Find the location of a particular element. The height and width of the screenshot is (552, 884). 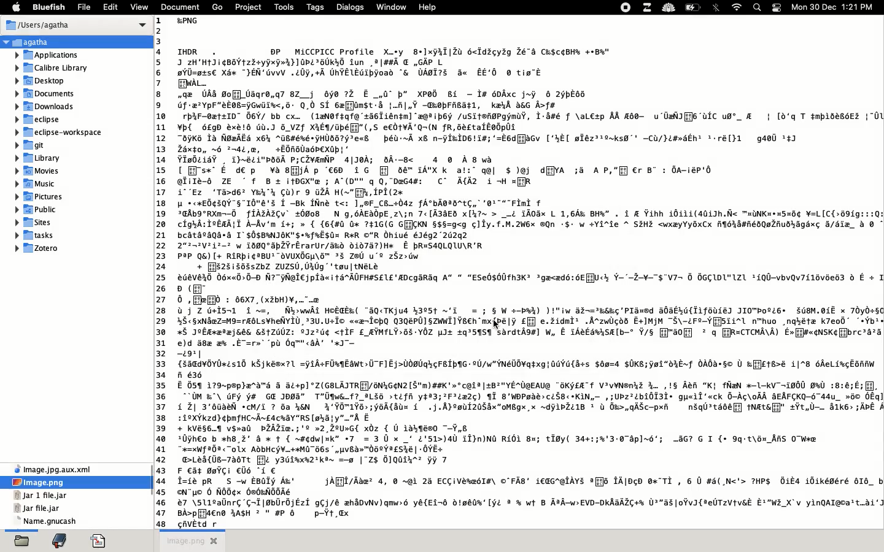

project is located at coordinates (250, 7).